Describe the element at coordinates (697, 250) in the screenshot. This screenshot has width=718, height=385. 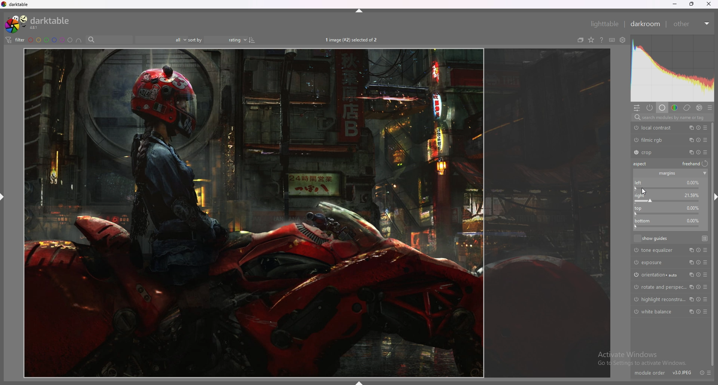
I see `reset` at that location.